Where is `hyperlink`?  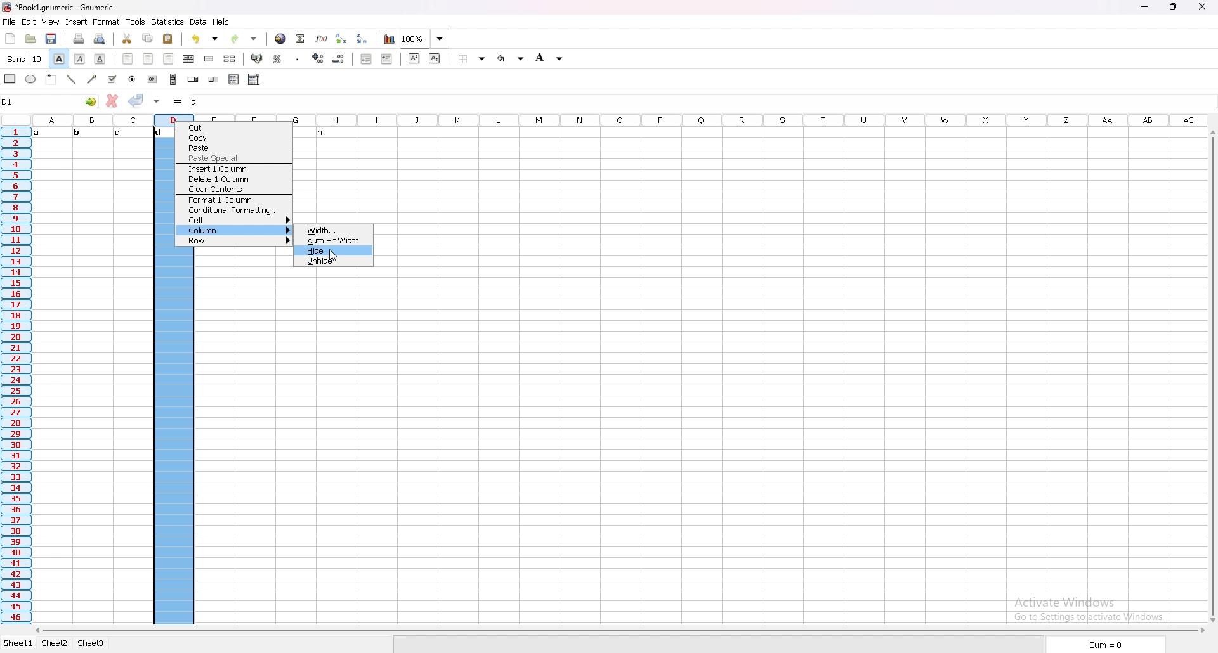
hyperlink is located at coordinates (280, 39).